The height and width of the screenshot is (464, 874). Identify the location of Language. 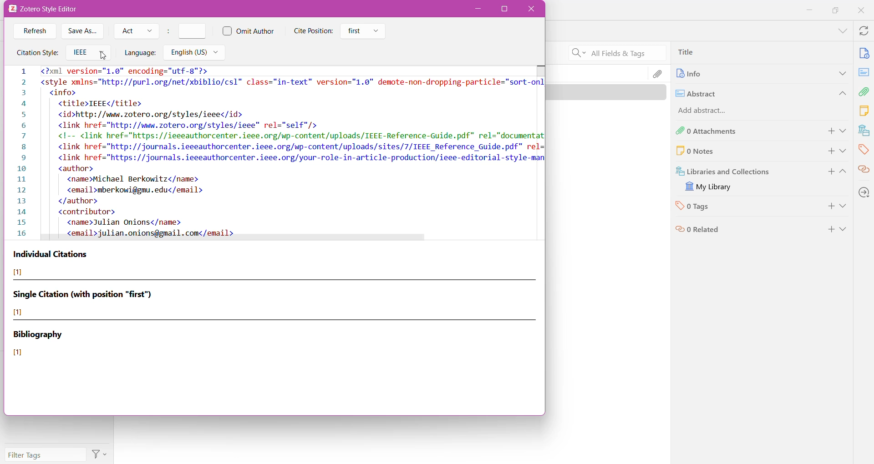
(140, 53).